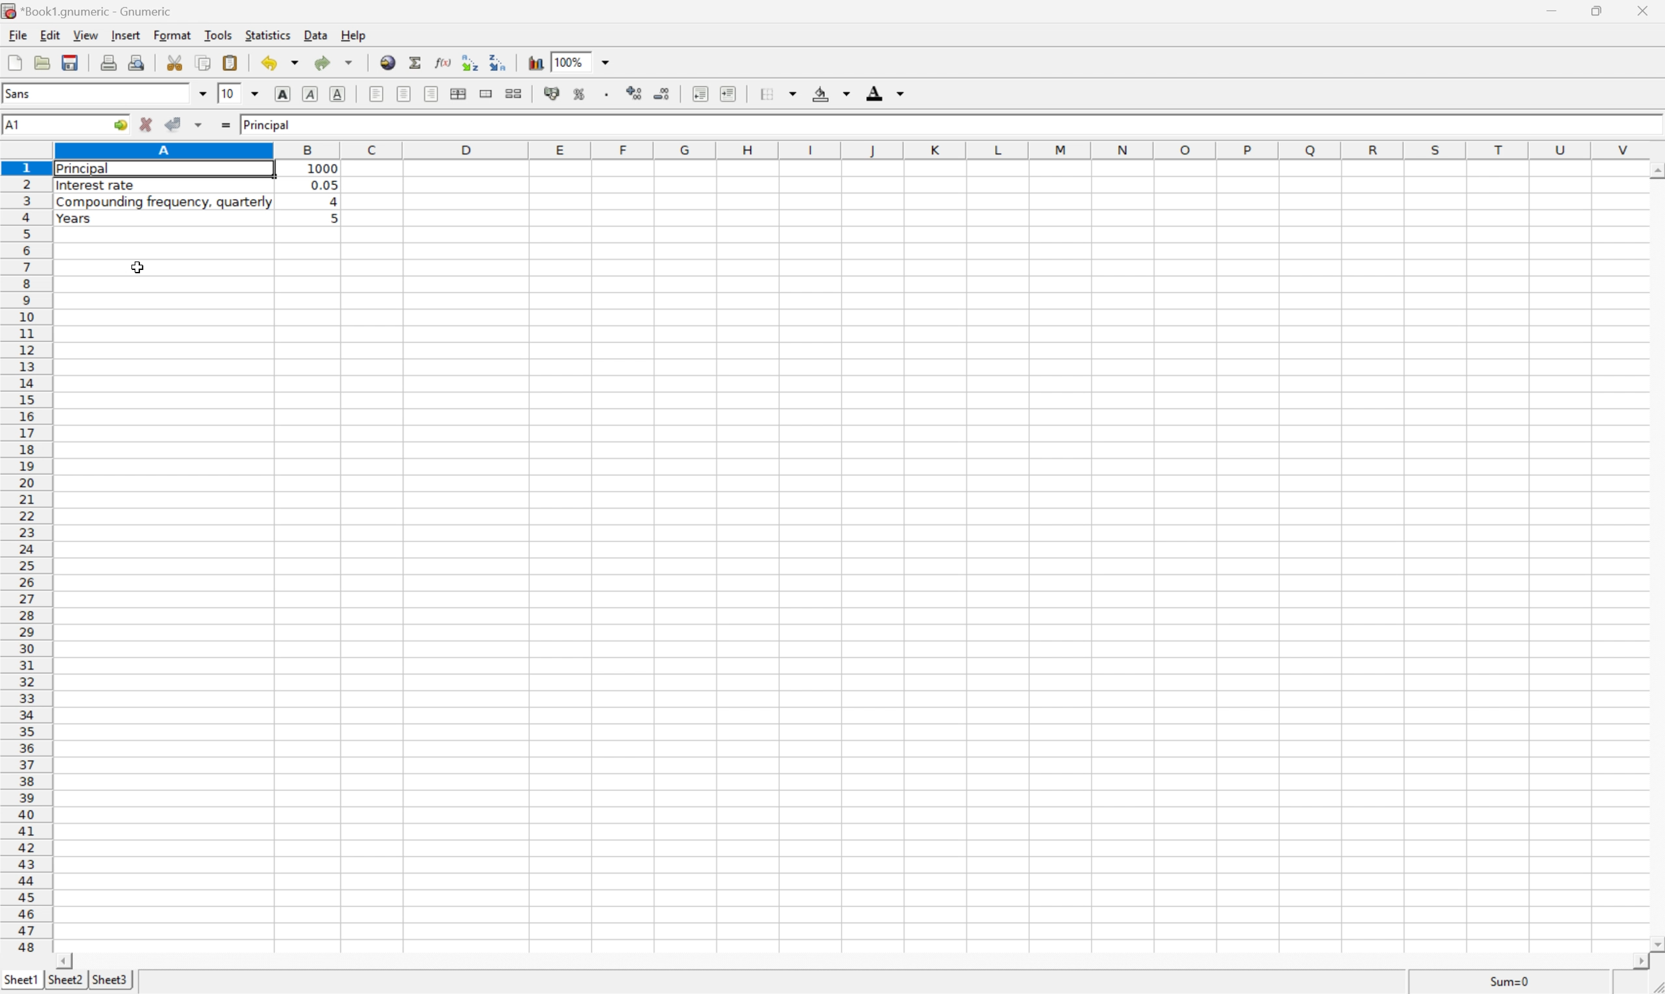 Image resolution: width=1665 pixels, height=994 pixels. What do you see at coordinates (444, 62) in the screenshot?
I see `edit function in current cell` at bounding box center [444, 62].